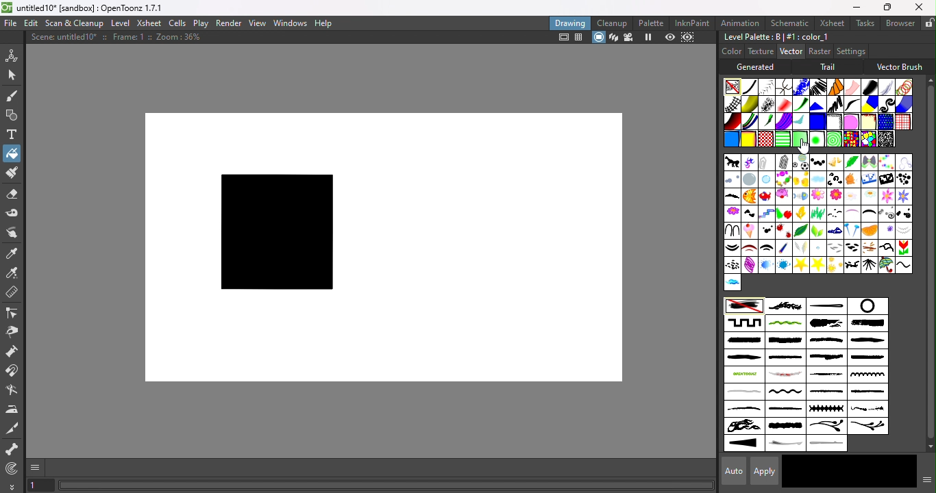  Describe the element at coordinates (900, 23) in the screenshot. I see `Browser` at that location.